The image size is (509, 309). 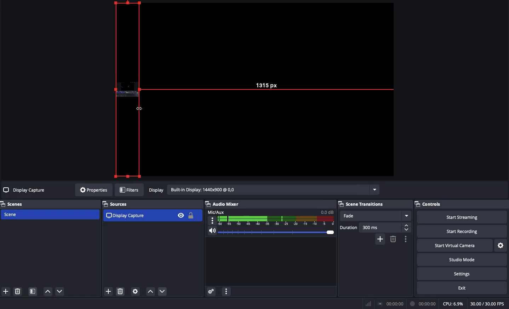 I want to click on Bar, so click(x=368, y=304).